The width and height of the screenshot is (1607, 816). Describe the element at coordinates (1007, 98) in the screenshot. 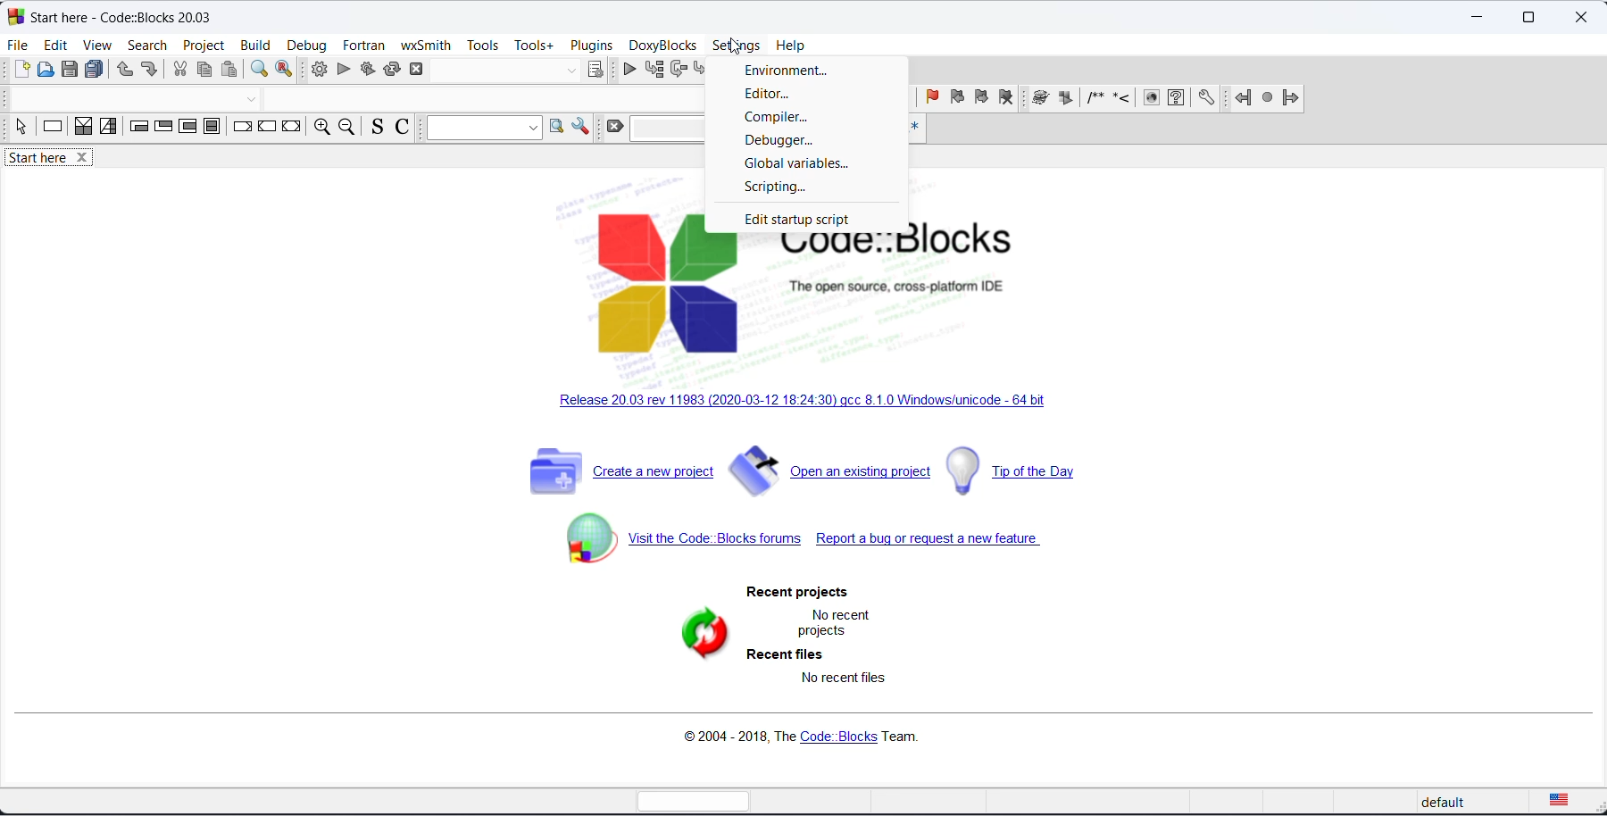

I see `remove bookmark` at that location.